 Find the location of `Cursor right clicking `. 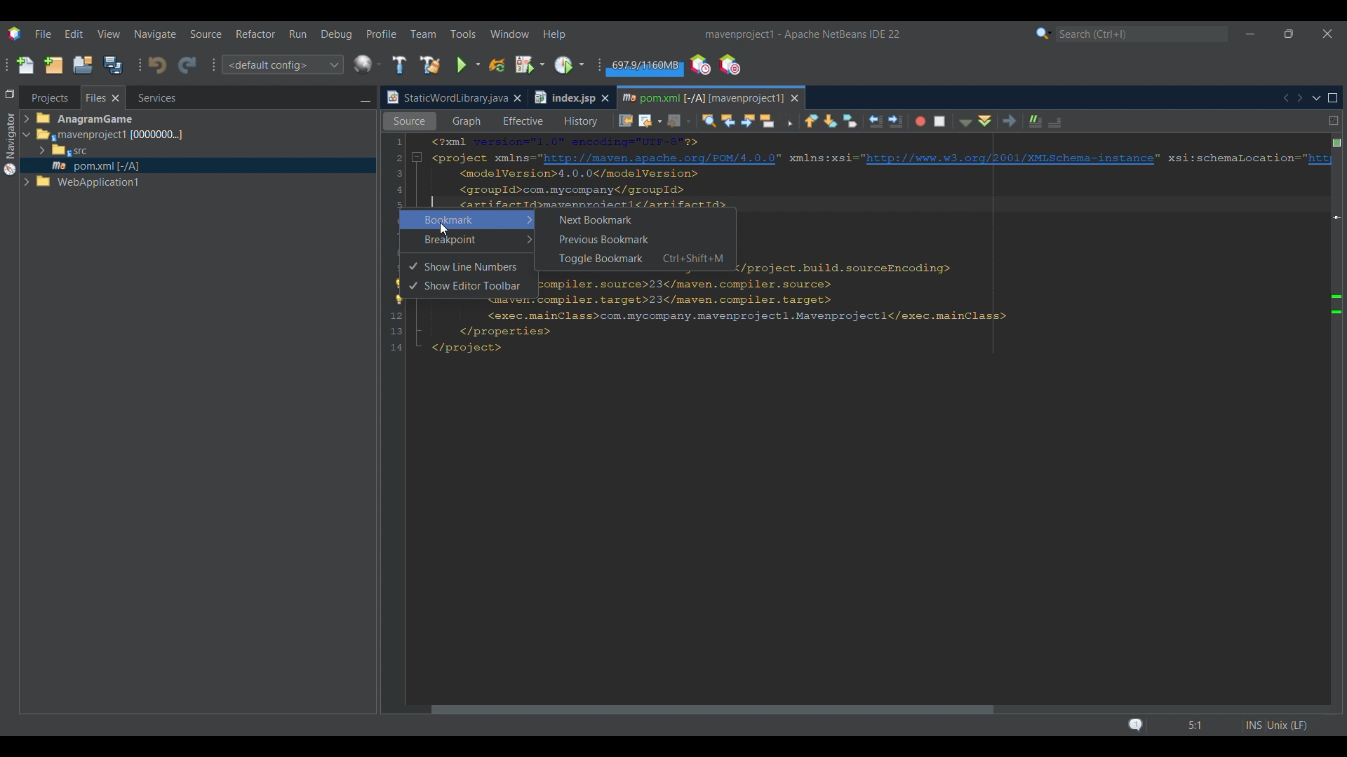

Cursor right clicking  is located at coordinates (403, 214).